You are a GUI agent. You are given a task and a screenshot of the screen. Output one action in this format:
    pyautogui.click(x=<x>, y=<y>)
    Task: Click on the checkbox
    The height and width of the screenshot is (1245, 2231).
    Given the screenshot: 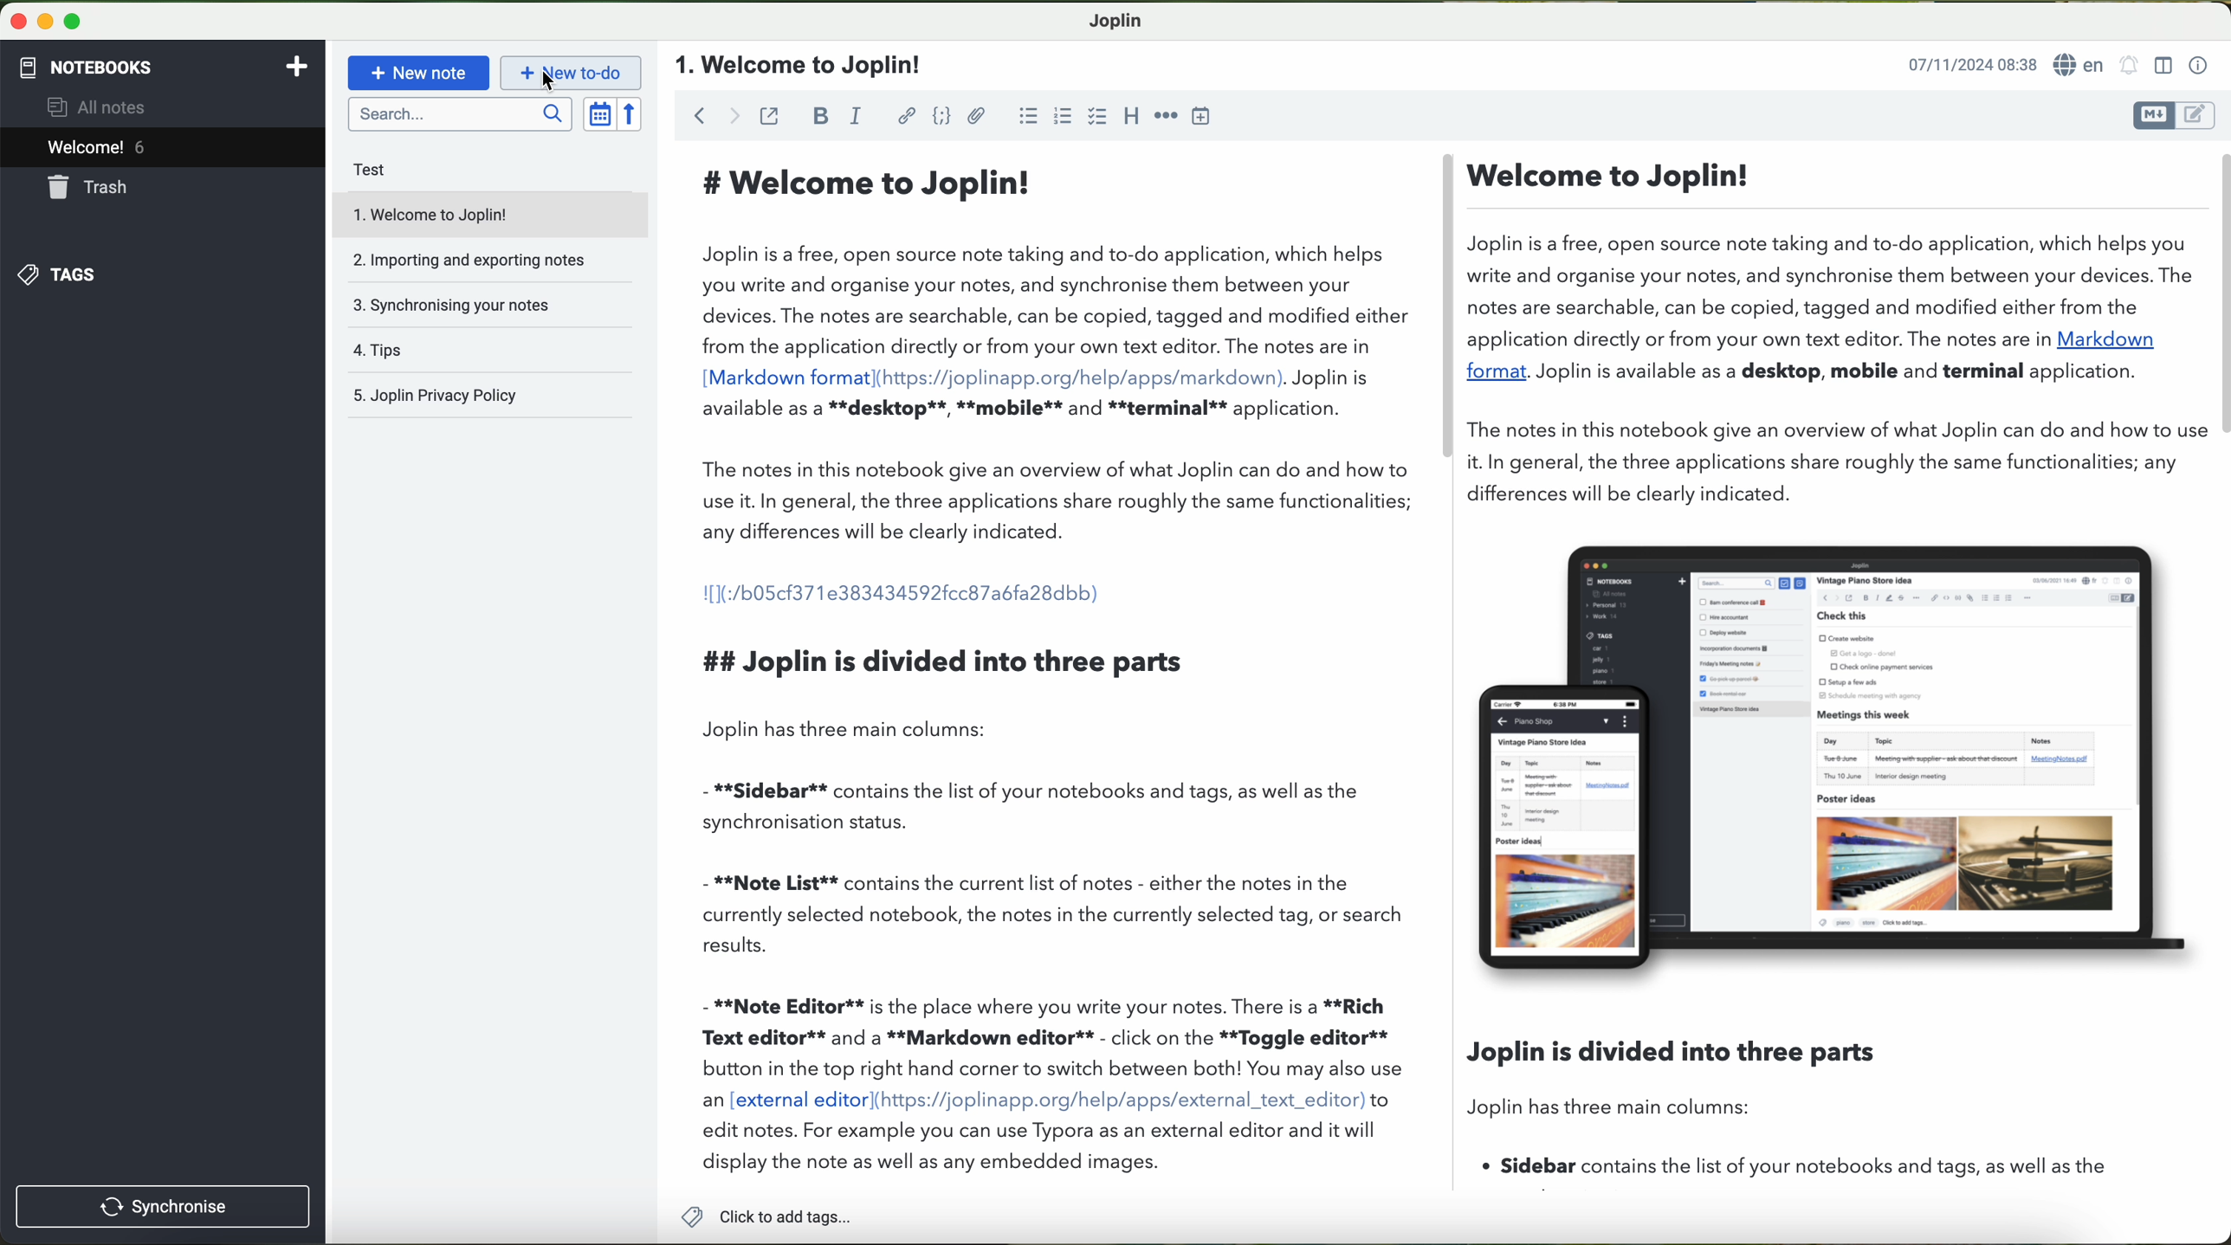 What is the action you would take?
    pyautogui.click(x=1096, y=115)
    